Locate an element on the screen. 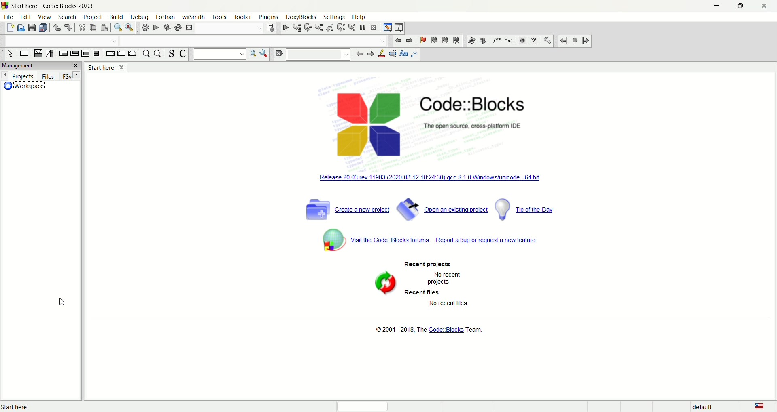 This screenshot has height=412, width=777. management is located at coordinates (31, 66).